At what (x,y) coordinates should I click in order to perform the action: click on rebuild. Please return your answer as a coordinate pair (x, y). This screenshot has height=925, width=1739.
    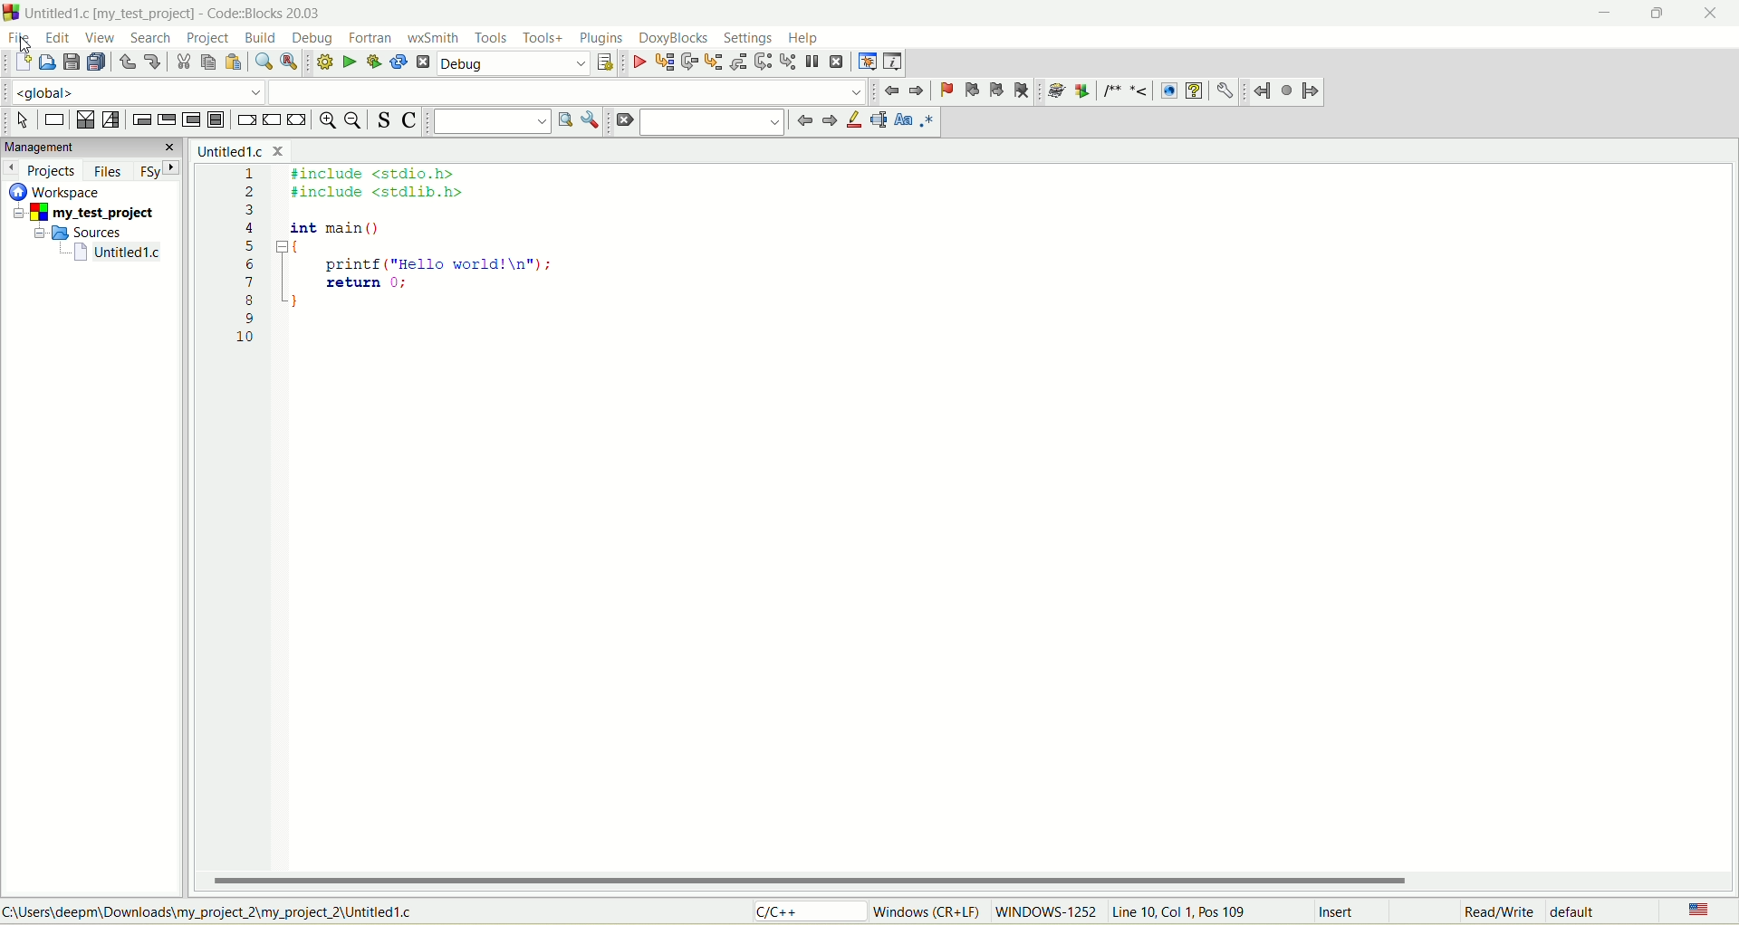
    Looking at the image, I should click on (399, 63).